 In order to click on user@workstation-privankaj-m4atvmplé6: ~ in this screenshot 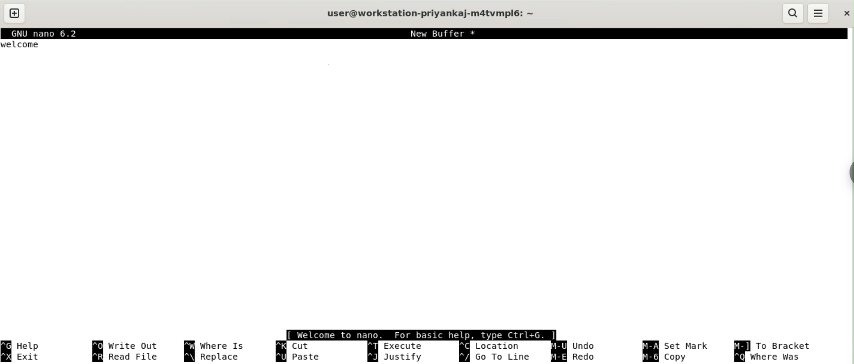, I will do `click(432, 14)`.